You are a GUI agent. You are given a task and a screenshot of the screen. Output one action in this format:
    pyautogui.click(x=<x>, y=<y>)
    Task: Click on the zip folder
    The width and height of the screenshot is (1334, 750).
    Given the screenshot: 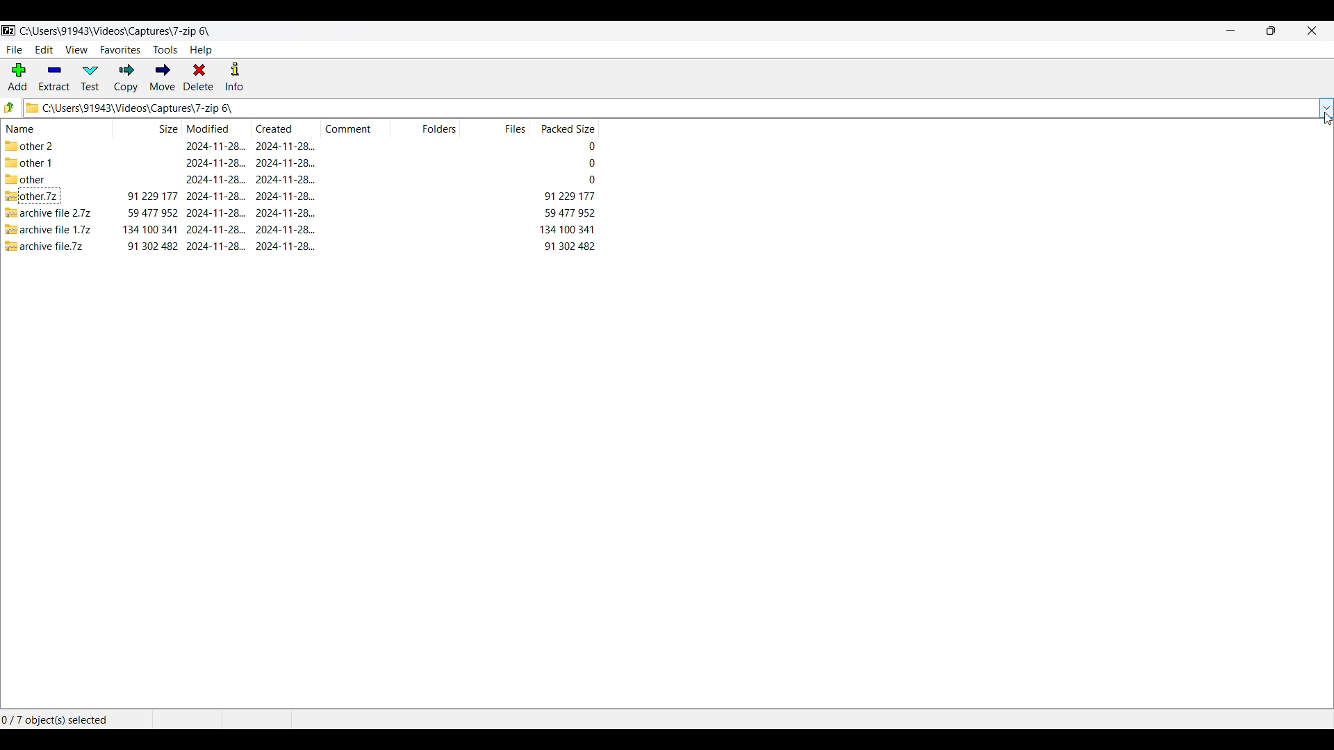 What is the action you would take?
    pyautogui.click(x=51, y=213)
    